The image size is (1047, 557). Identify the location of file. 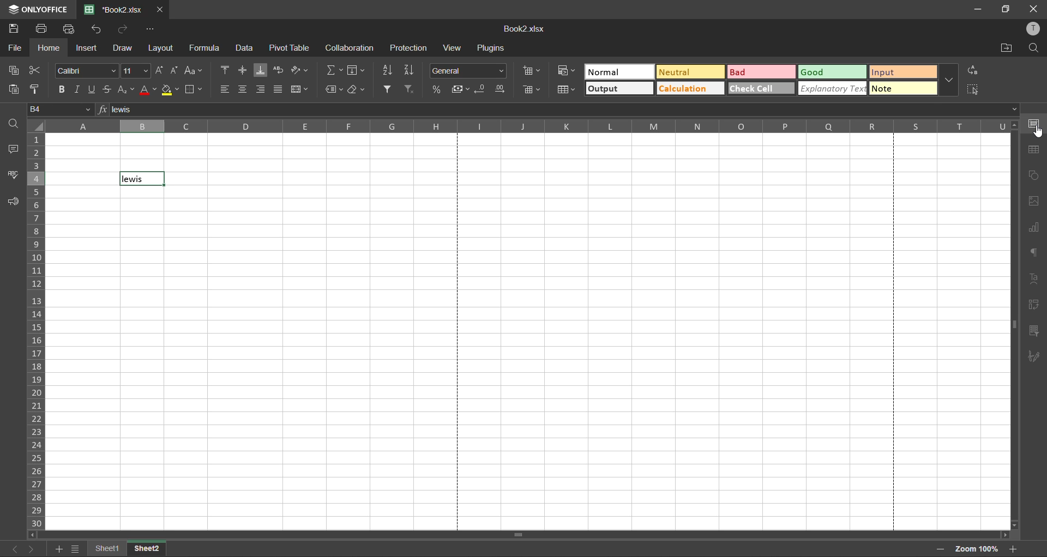
(15, 48).